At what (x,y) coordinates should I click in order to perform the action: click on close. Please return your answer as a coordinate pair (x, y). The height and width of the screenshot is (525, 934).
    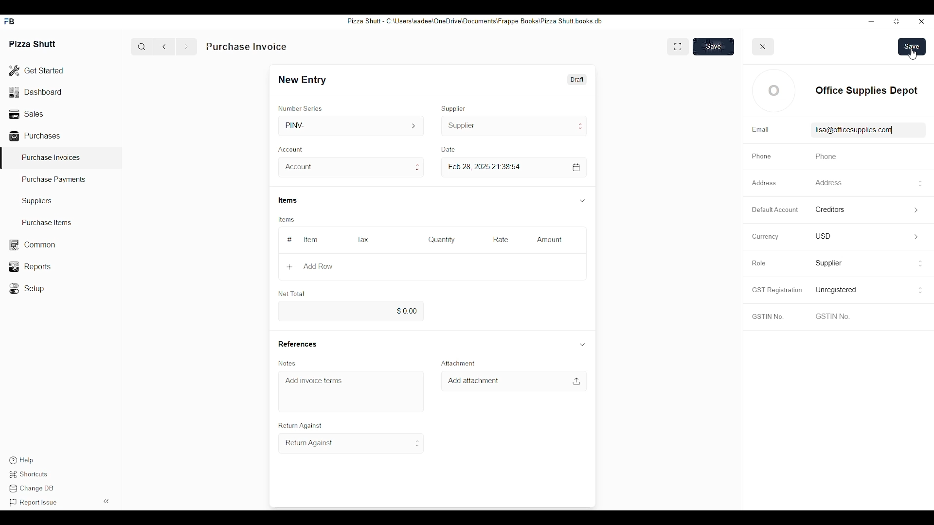
    Looking at the image, I should click on (922, 22).